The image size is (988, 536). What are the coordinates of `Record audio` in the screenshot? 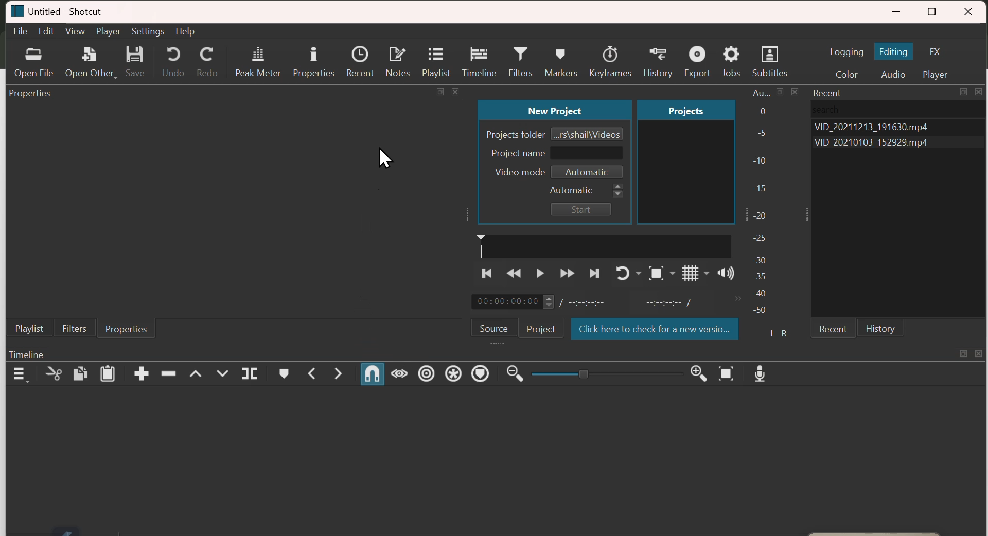 It's located at (761, 373).